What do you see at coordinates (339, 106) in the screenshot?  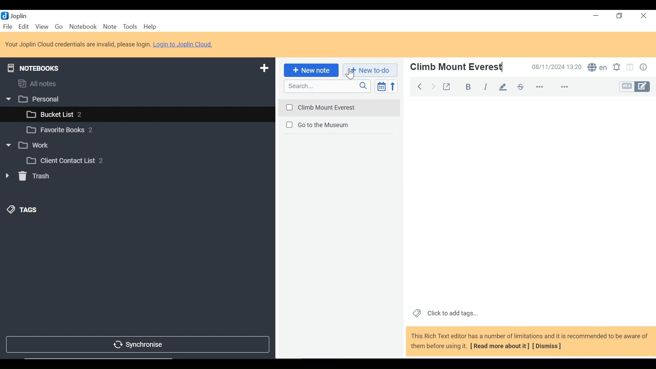 I see `Note Name` at bounding box center [339, 106].